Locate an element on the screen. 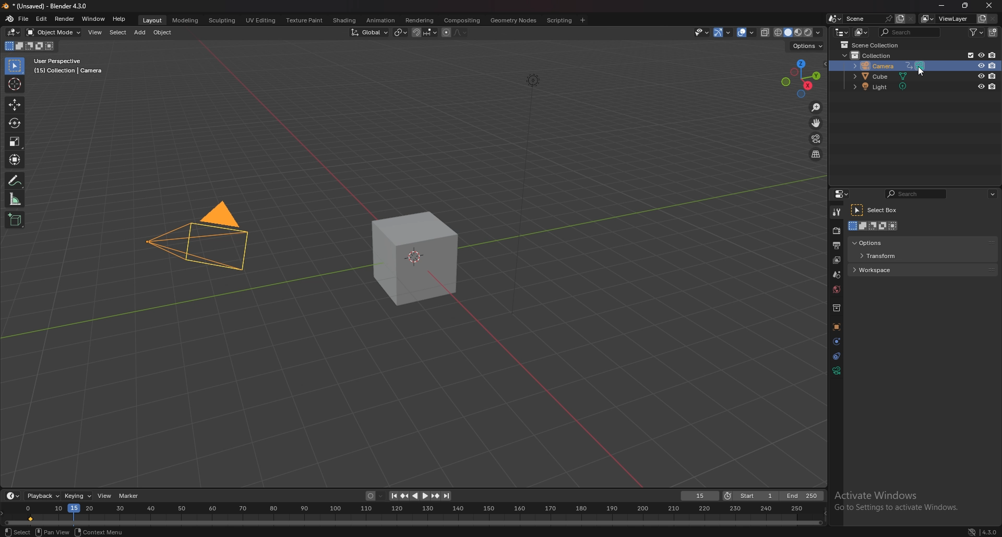 This screenshot has height=537, width=1002. hide in viewport is located at coordinates (981, 76).